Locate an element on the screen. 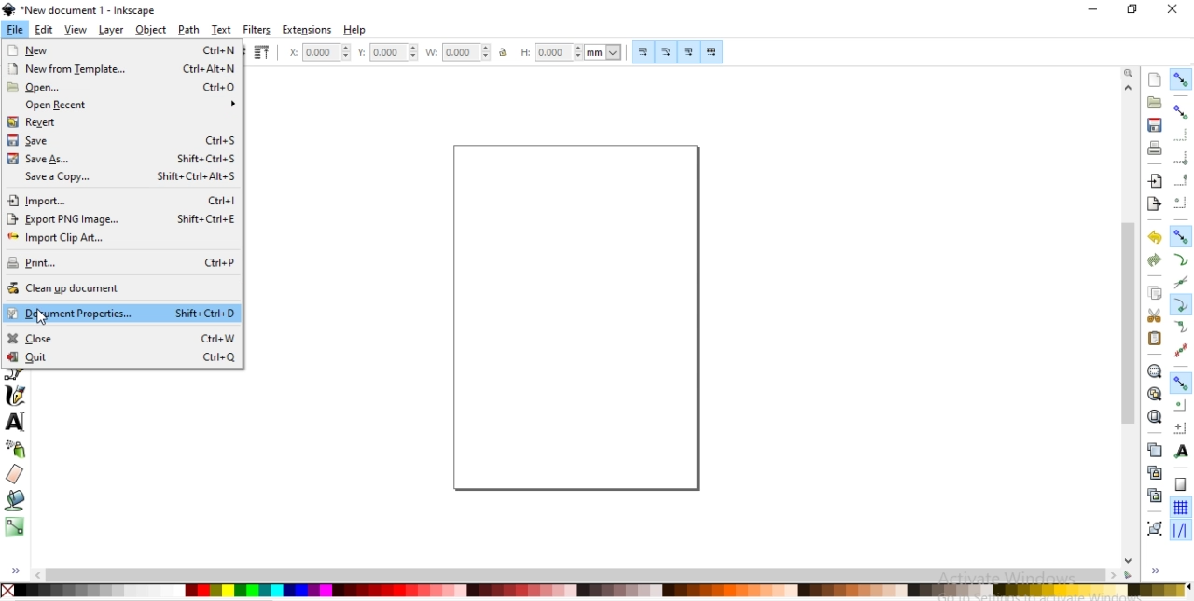  close  is located at coordinates (119, 337).